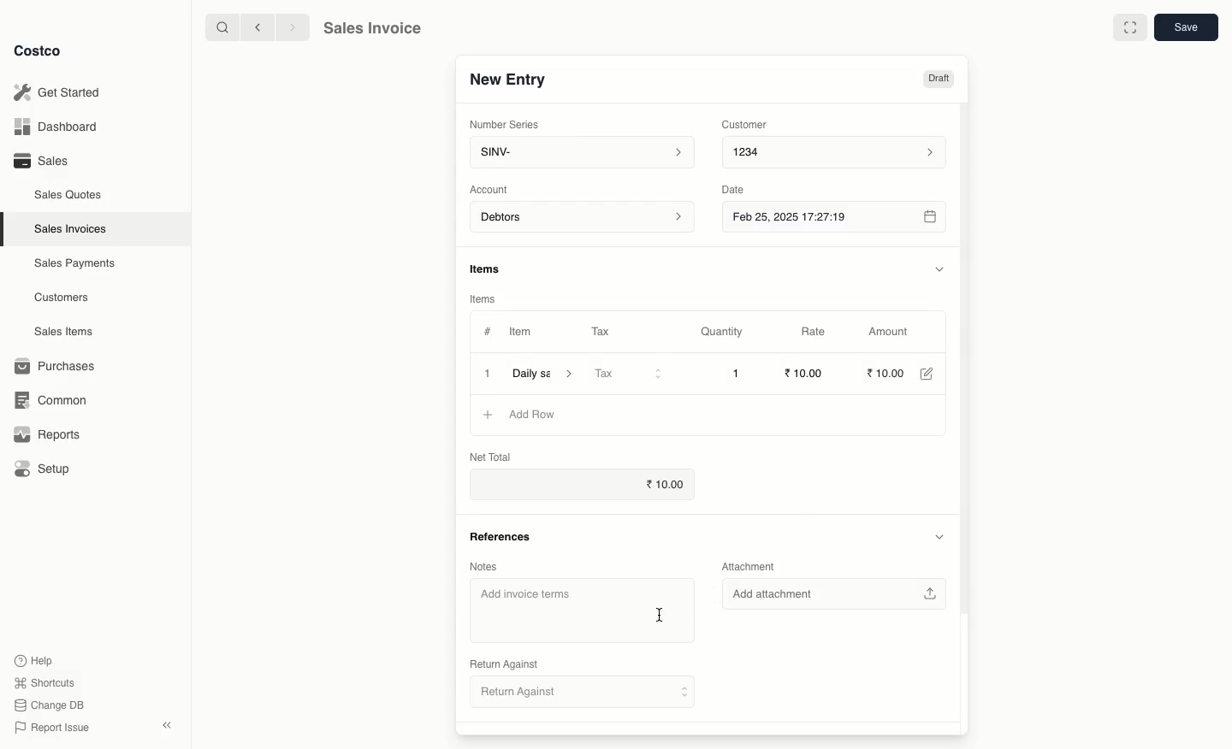  What do you see at coordinates (71, 264) in the screenshot?
I see `Sales Payments` at bounding box center [71, 264].